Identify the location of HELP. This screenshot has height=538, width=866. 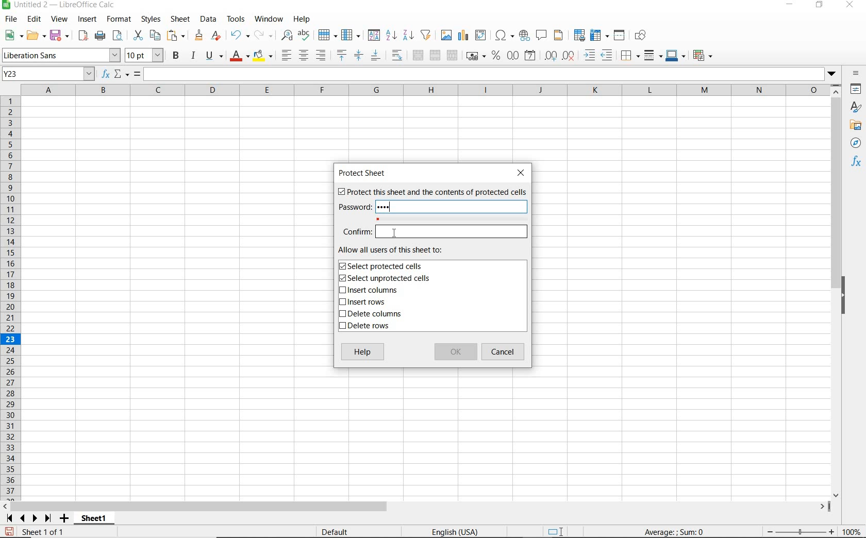
(363, 353).